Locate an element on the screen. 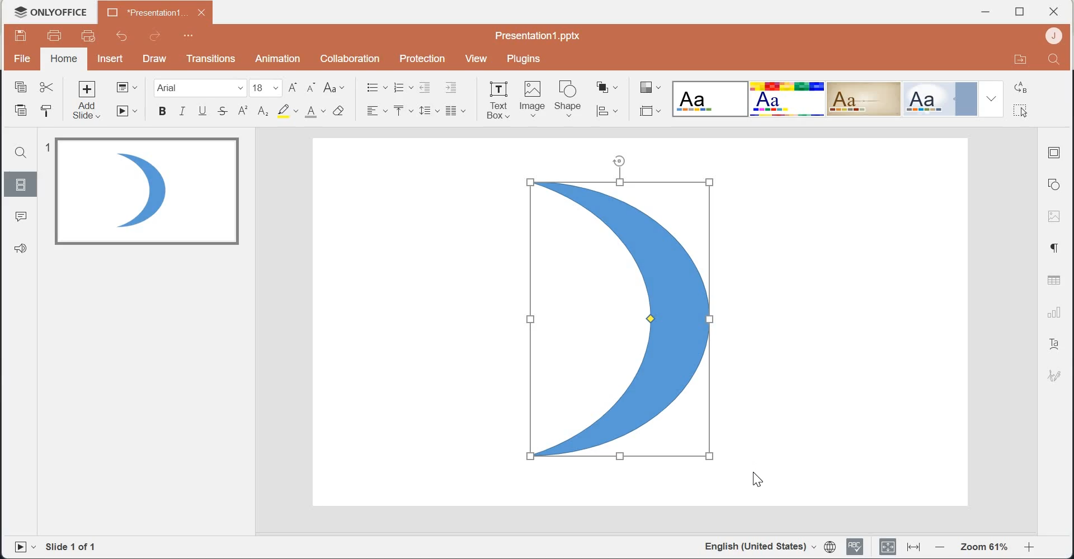 The height and width of the screenshot is (559, 1074). Image is located at coordinates (147, 192).